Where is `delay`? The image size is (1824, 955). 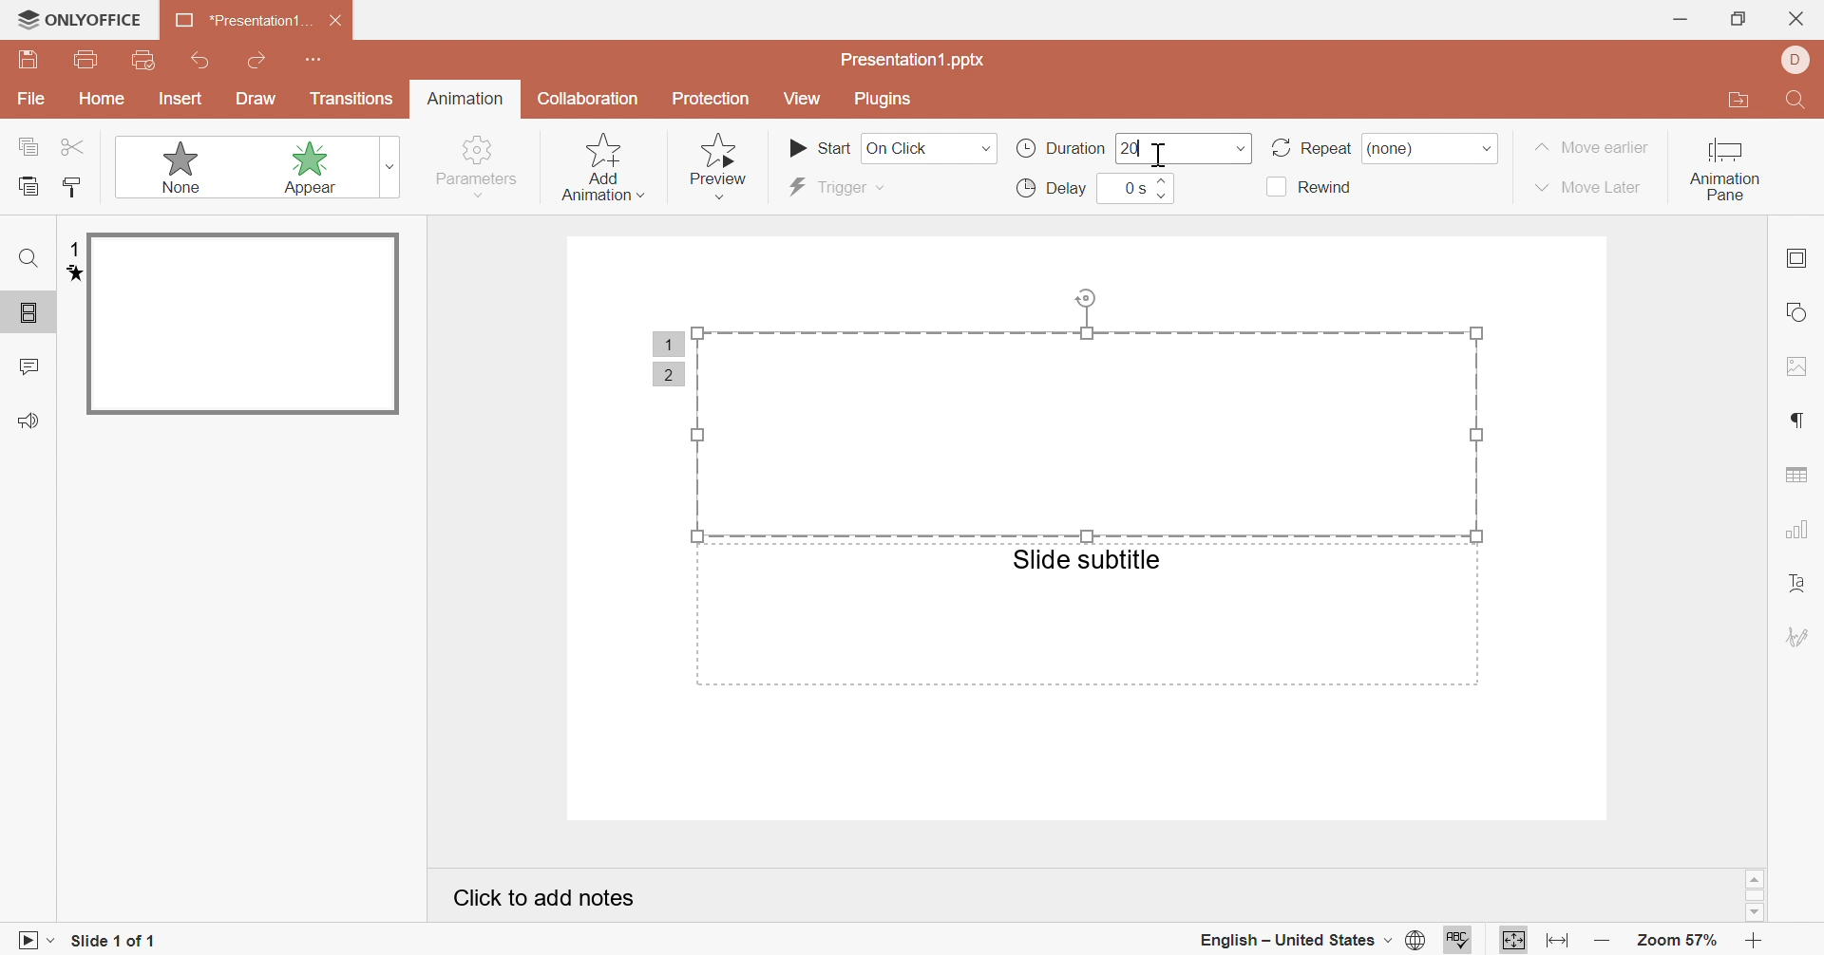
delay is located at coordinates (1054, 188).